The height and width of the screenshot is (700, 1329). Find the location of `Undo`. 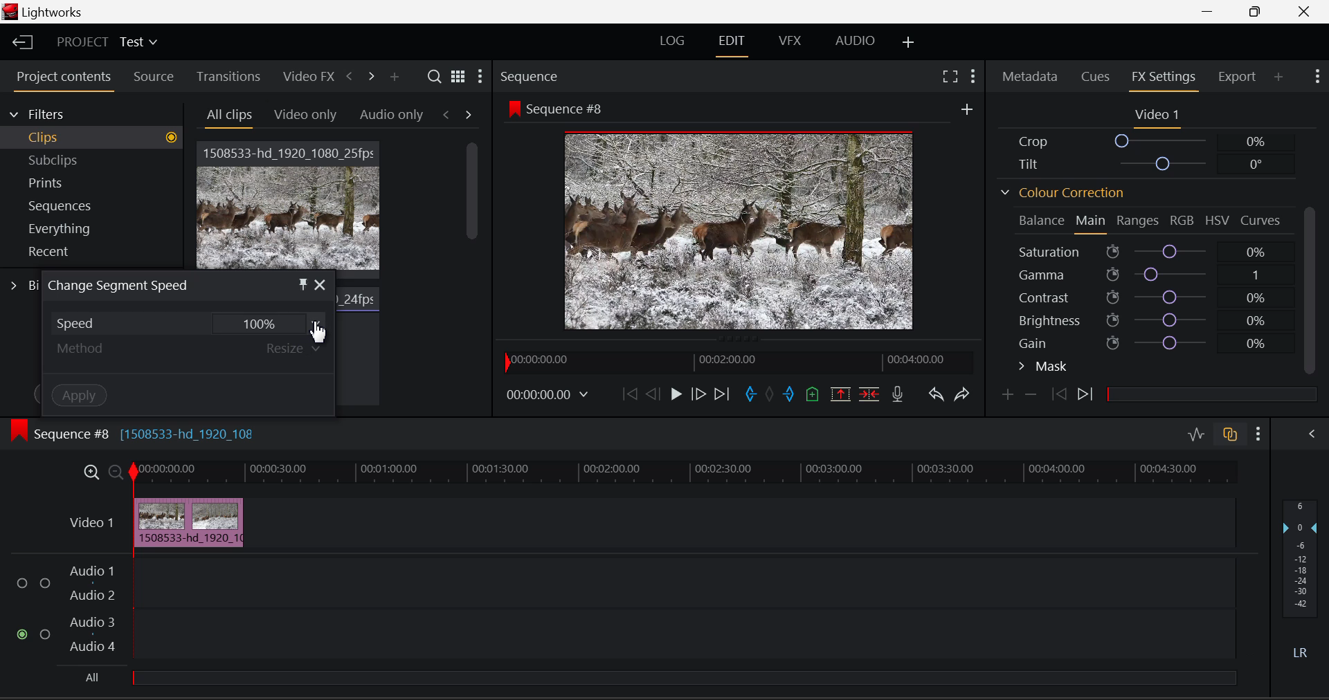

Undo is located at coordinates (934, 396).